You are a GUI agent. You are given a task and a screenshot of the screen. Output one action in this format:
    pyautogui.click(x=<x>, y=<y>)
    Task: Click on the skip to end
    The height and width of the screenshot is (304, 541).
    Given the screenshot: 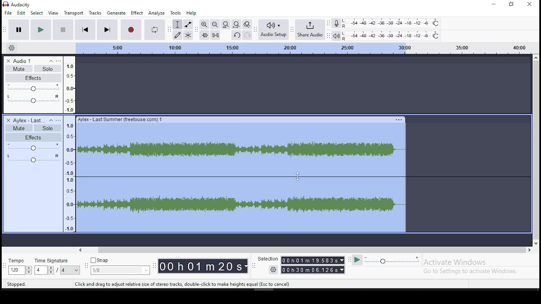 What is the action you would take?
    pyautogui.click(x=107, y=29)
    